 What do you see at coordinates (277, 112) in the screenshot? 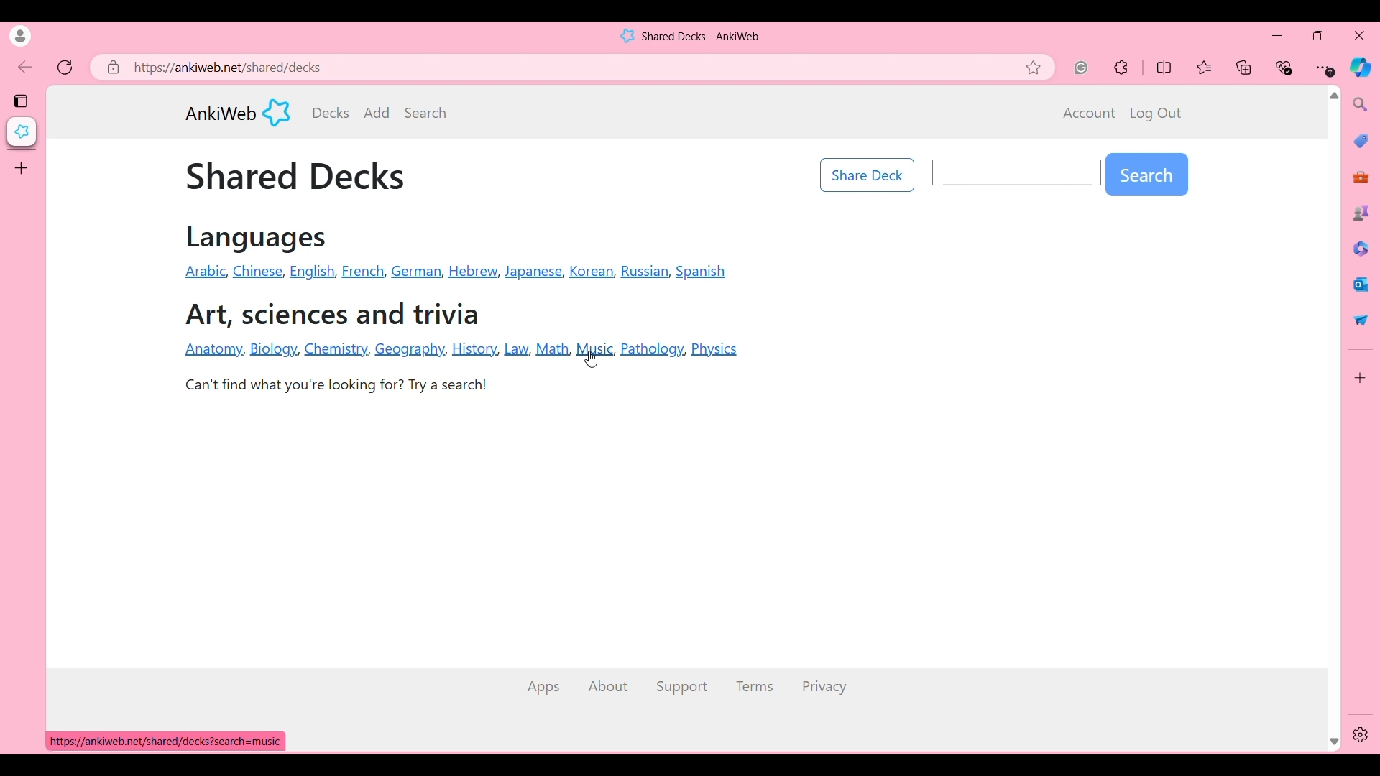
I see `Software logo` at bounding box center [277, 112].